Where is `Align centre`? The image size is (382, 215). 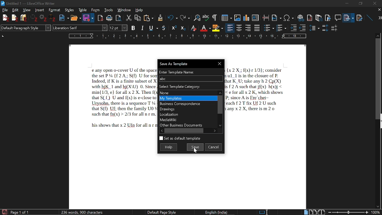
Align centre is located at coordinates (240, 27).